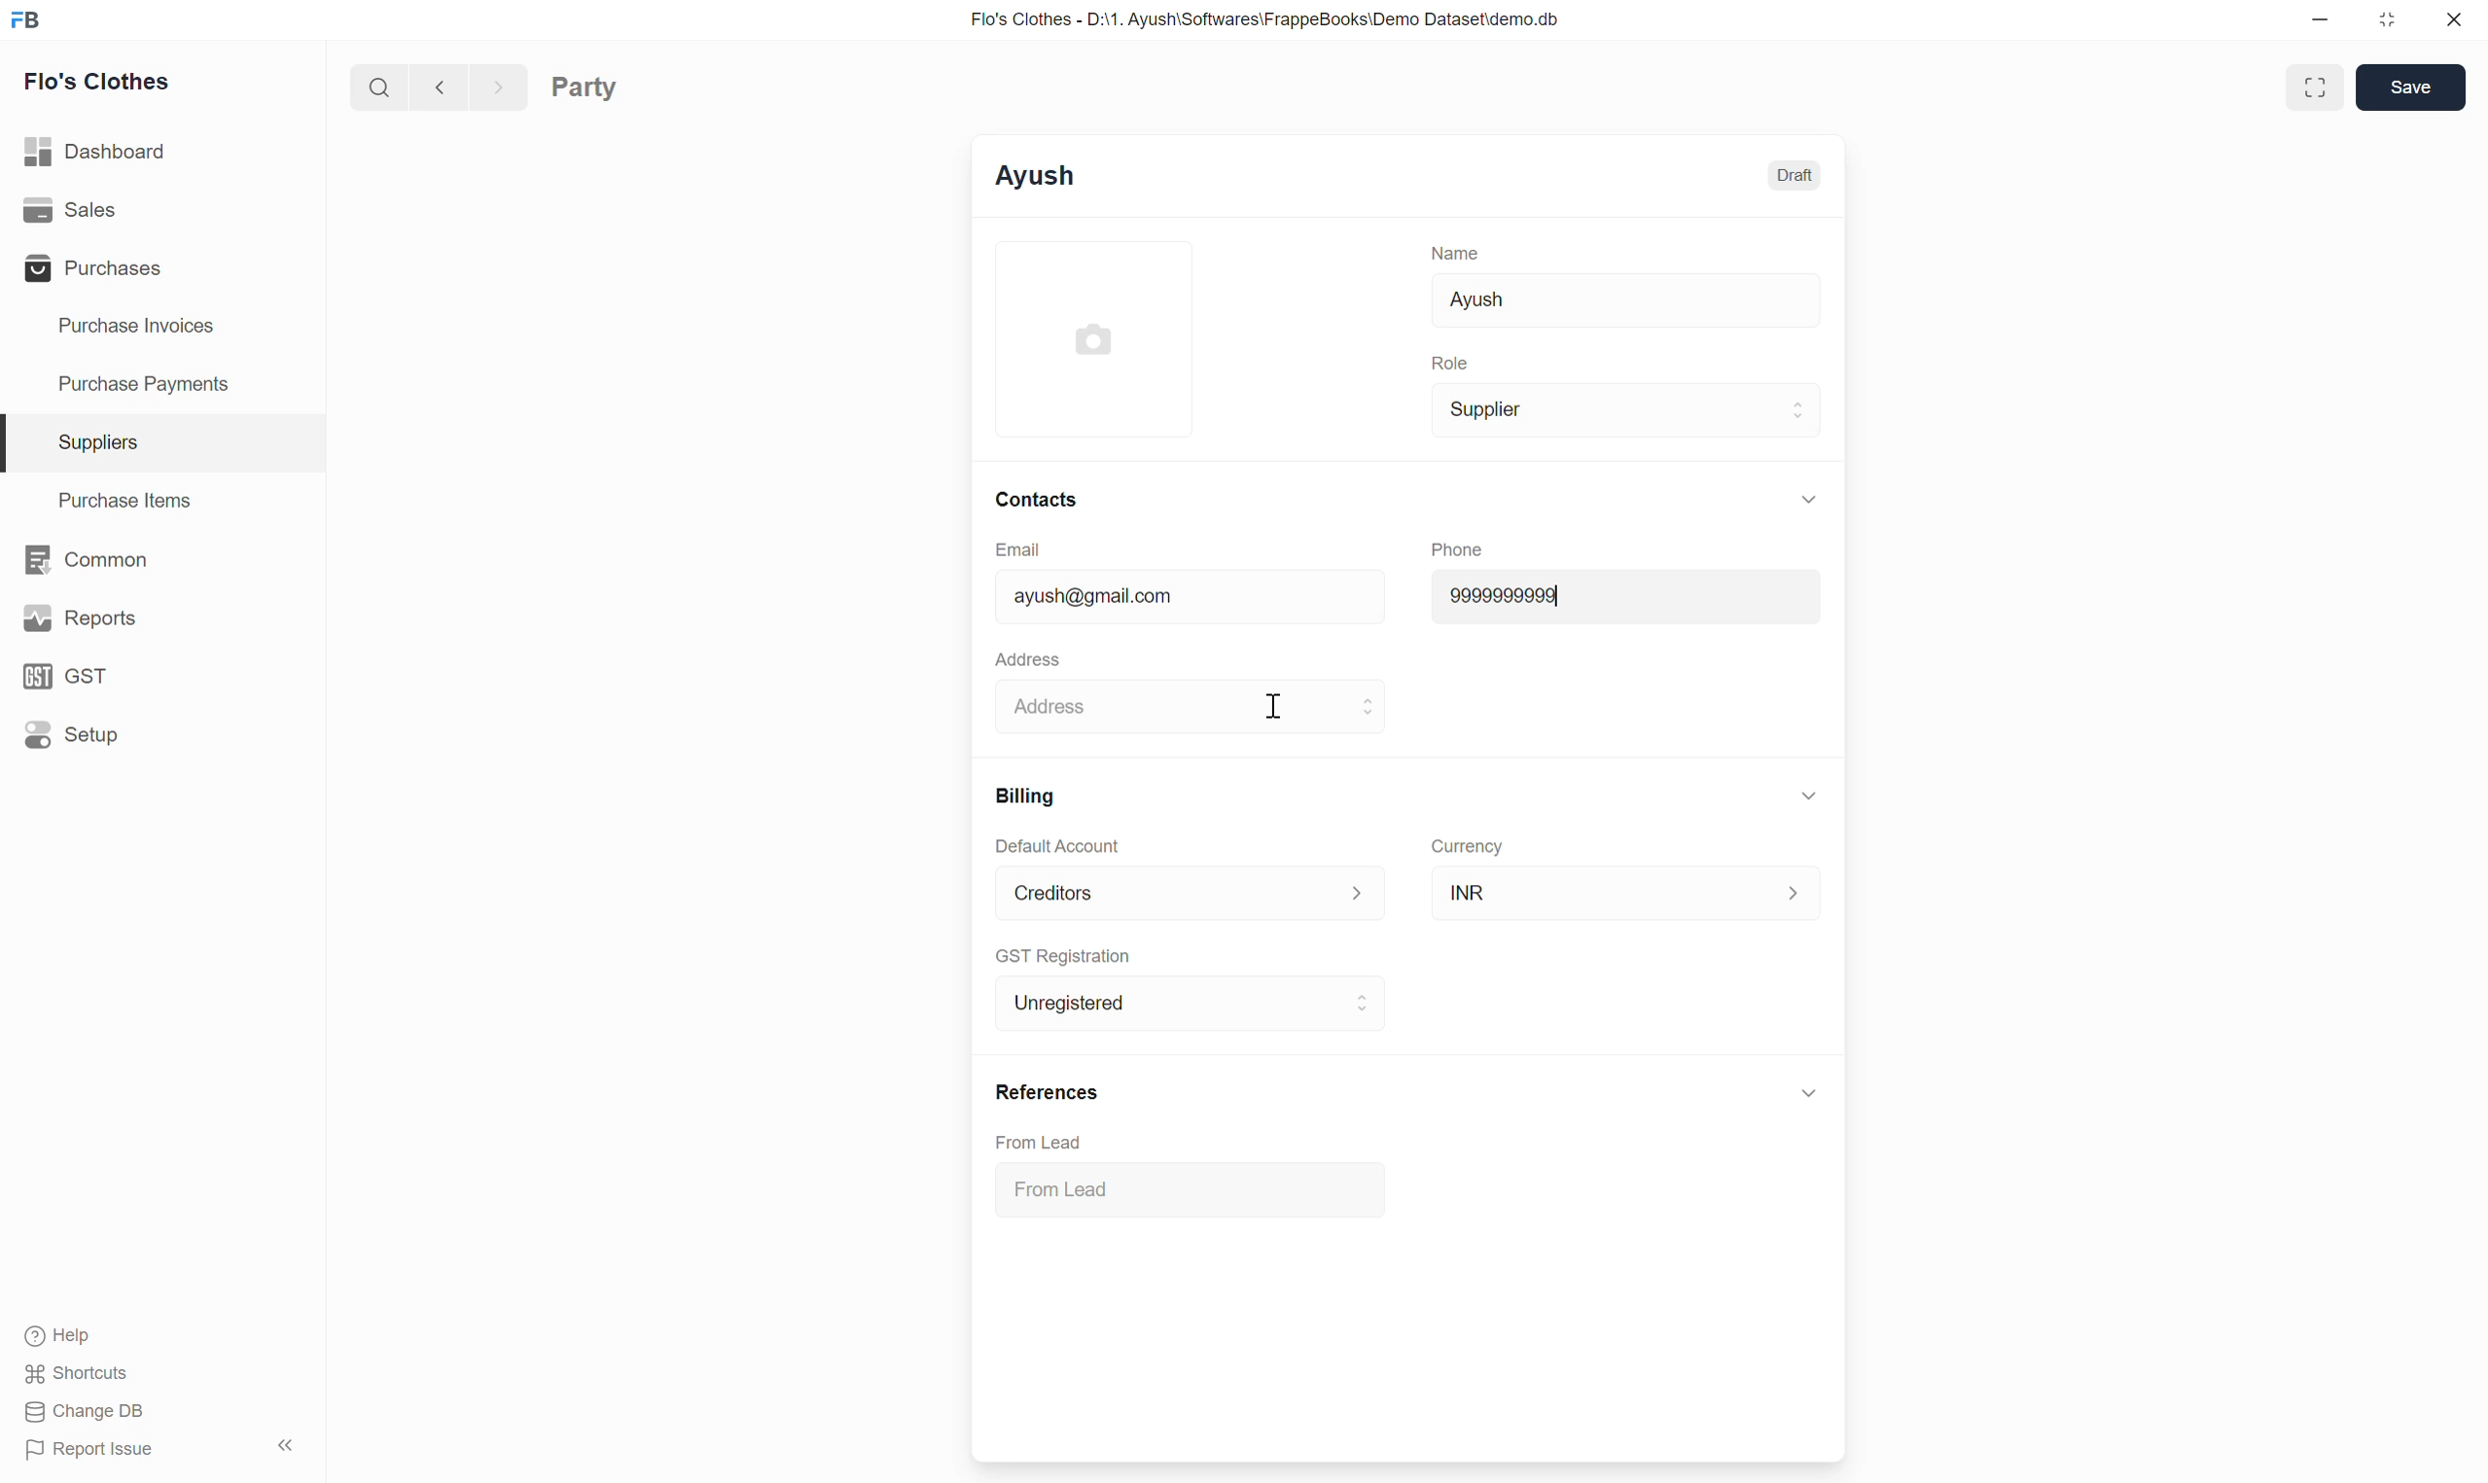  Describe the element at coordinates (163, 444) in the screenshot. I see `Suppliers` at that location.